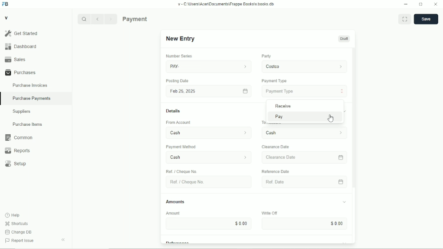  I want to click on Purchase Payments, so click(36, 99).